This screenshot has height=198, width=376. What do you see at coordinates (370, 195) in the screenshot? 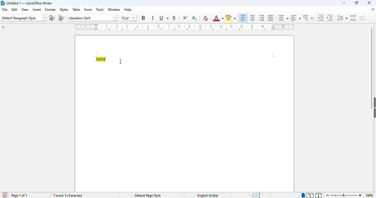
I see `zoom factor` at bounding box center [370, 195].